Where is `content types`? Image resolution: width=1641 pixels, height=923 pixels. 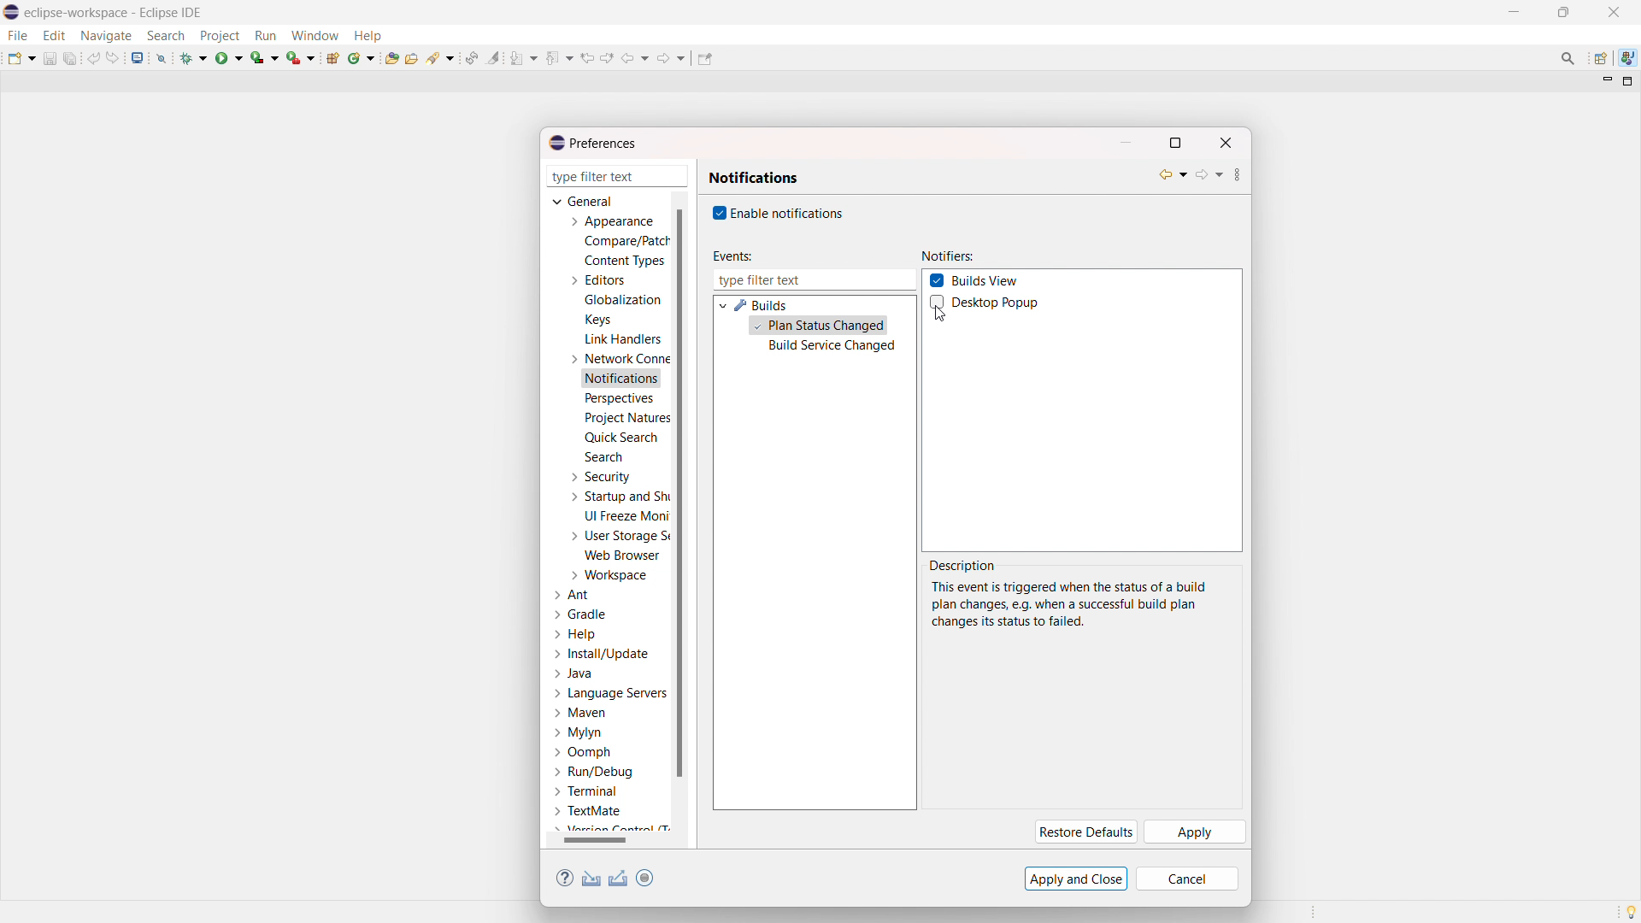
content types is located at coordinates (626, 261).